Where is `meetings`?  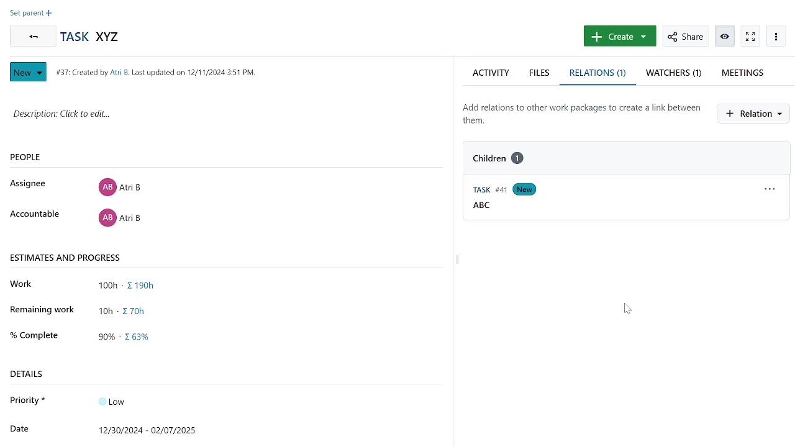 meetings is located at coordinates (747, 73).